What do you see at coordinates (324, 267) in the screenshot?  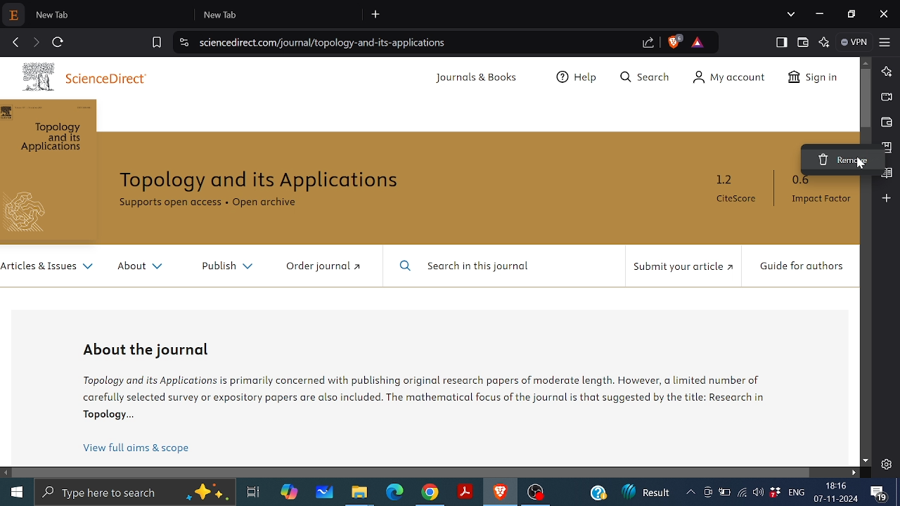 I see `Order journal` at bounding box center [324, 267].